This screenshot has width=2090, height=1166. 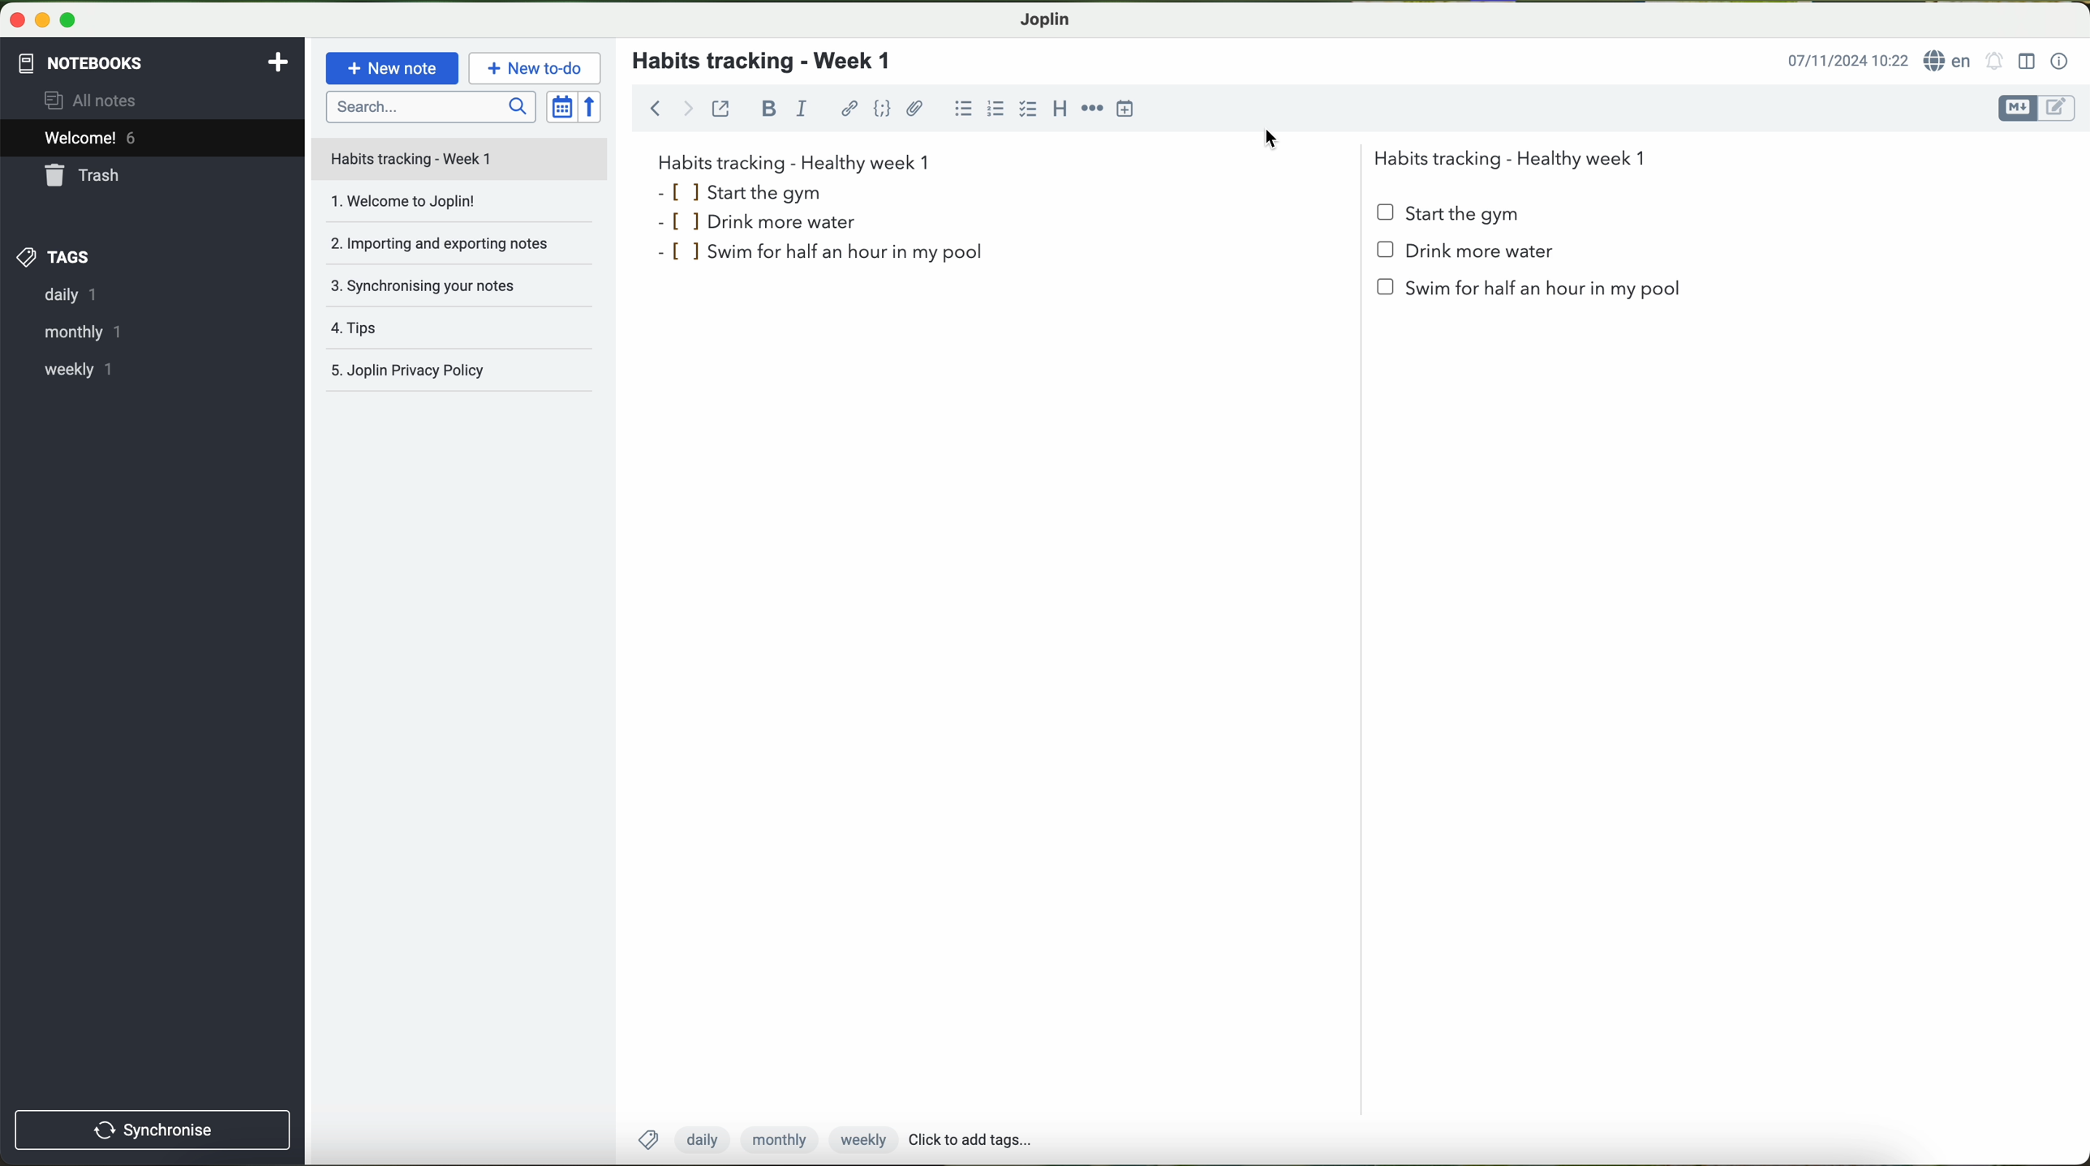 What do you see at coordinates (772, 62) in the screenshot?
I see `habits tracking - week 1` at bounding box center [772, 62].